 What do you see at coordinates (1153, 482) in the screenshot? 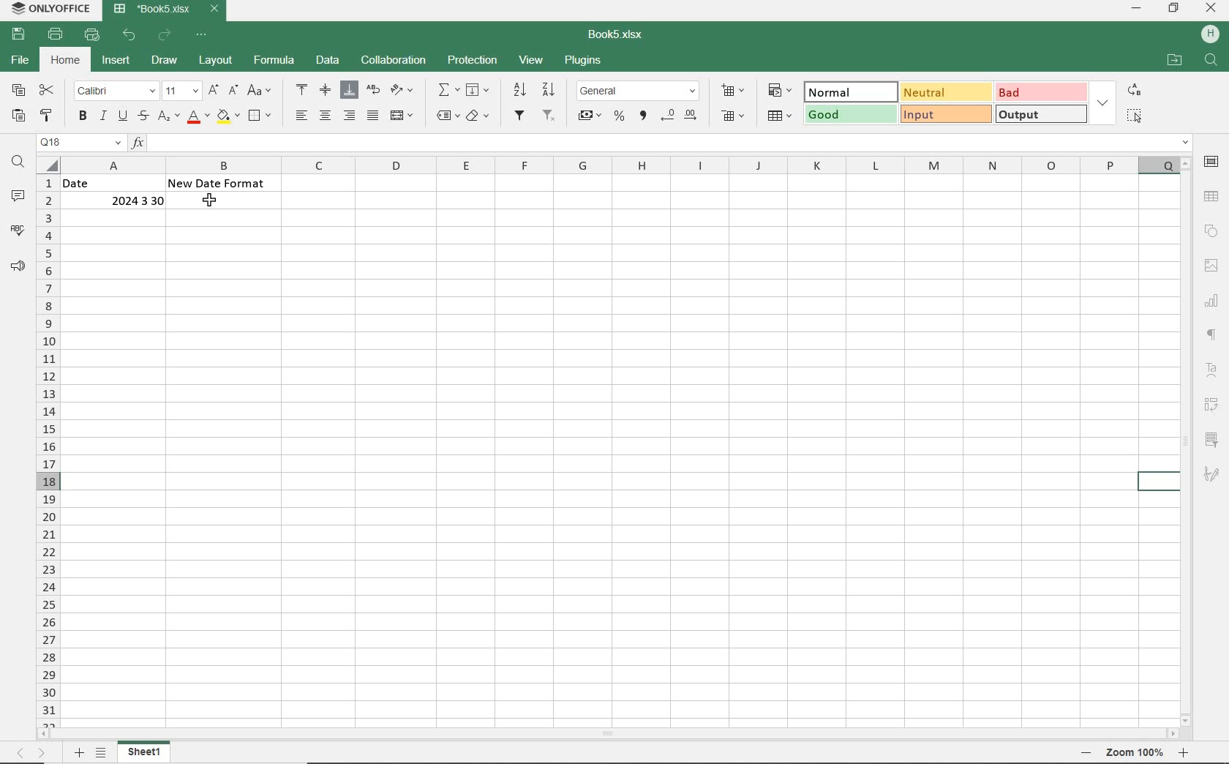
I see `HIGHLIGHTED CELL` at bounding box center [1153, 482].